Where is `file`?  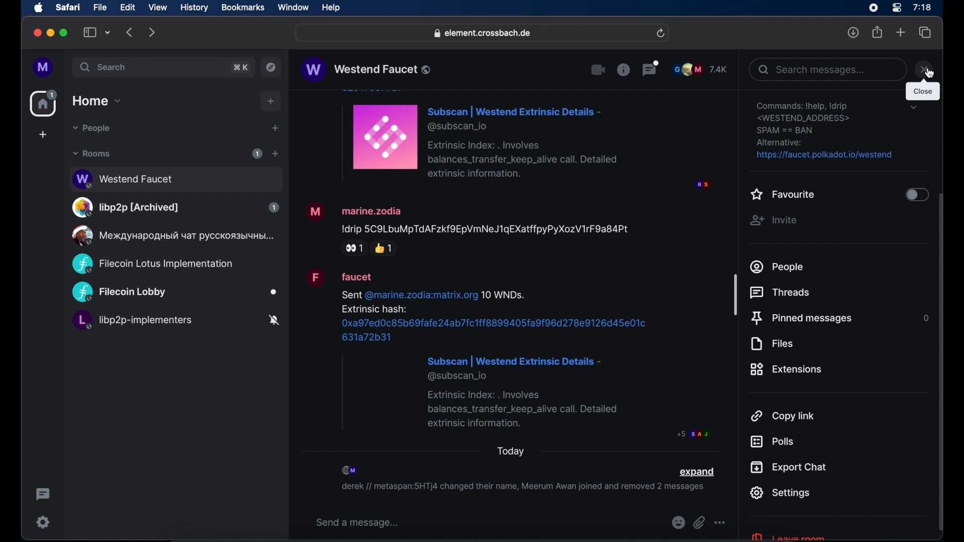 file is located at coordinates (100, 8).